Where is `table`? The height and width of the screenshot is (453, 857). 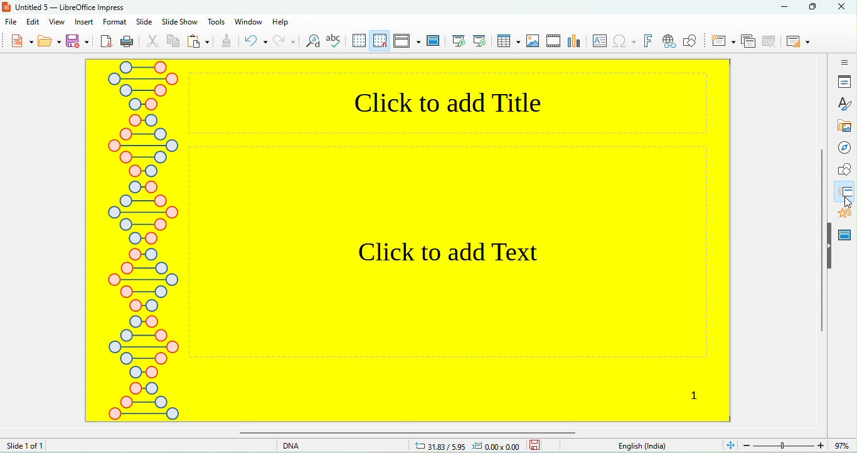
table is located at coordinates (508, 42).